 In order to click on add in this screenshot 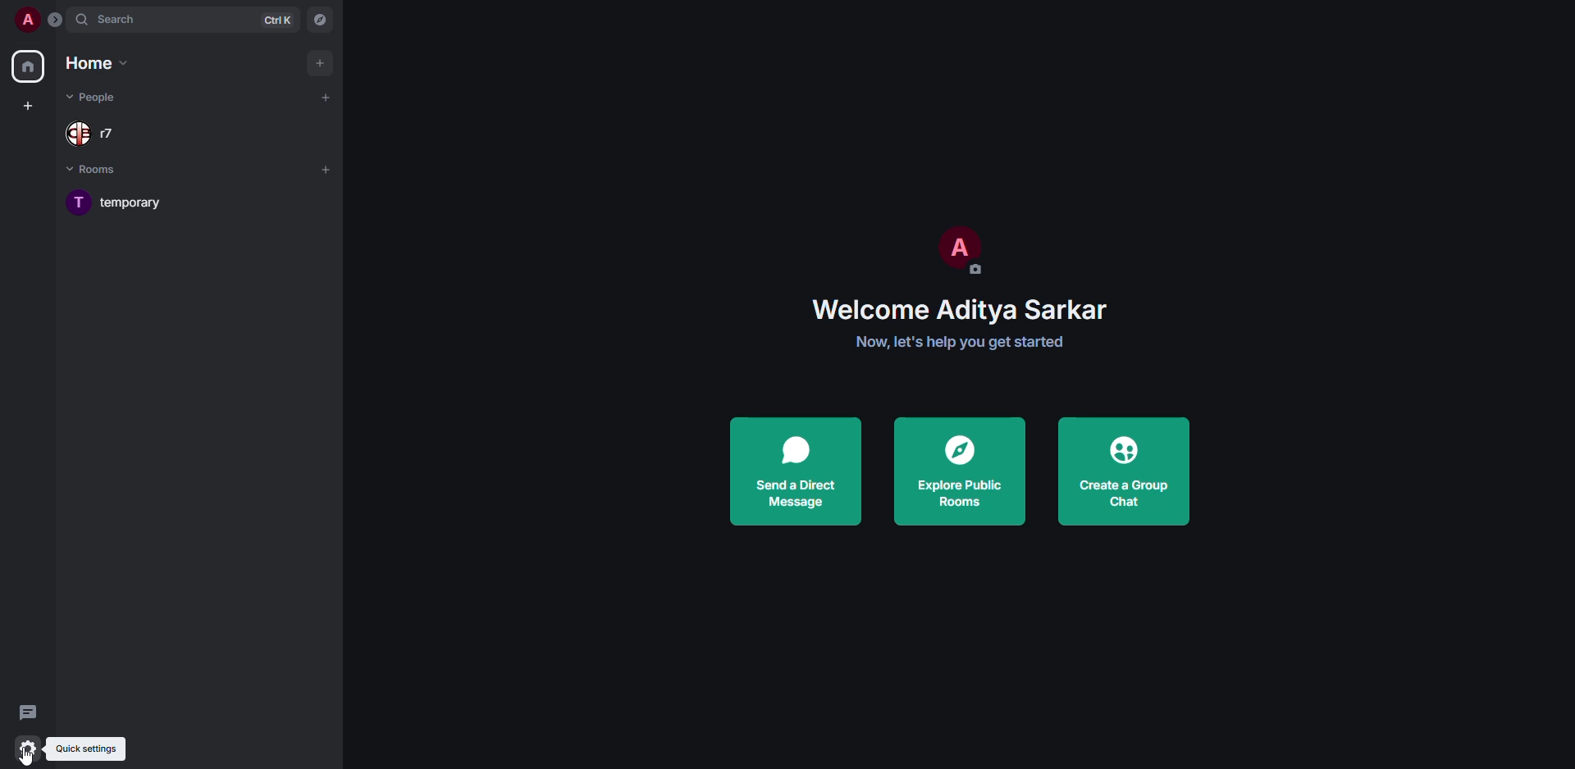, I will do `click(323, 98)`.